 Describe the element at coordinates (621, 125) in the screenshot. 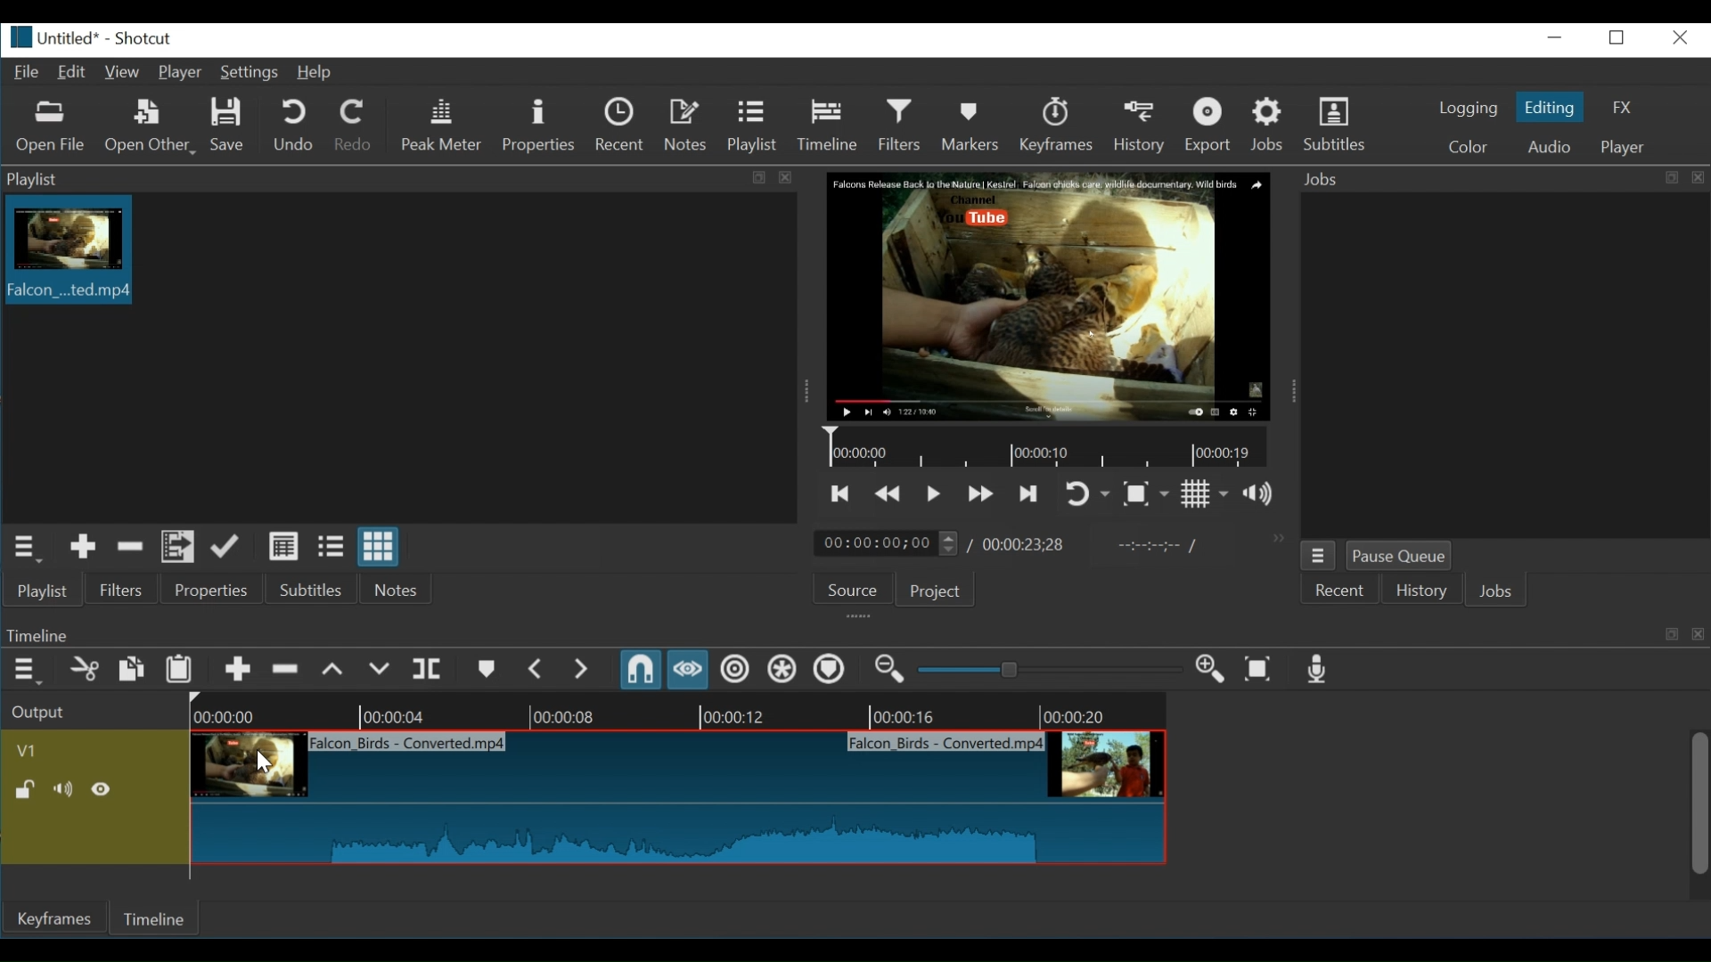

I see `Recent` at that location.